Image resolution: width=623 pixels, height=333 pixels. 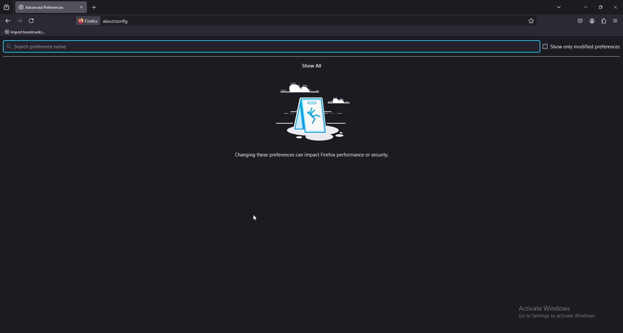 I want to click on cursor, so click(x=260, y=218).